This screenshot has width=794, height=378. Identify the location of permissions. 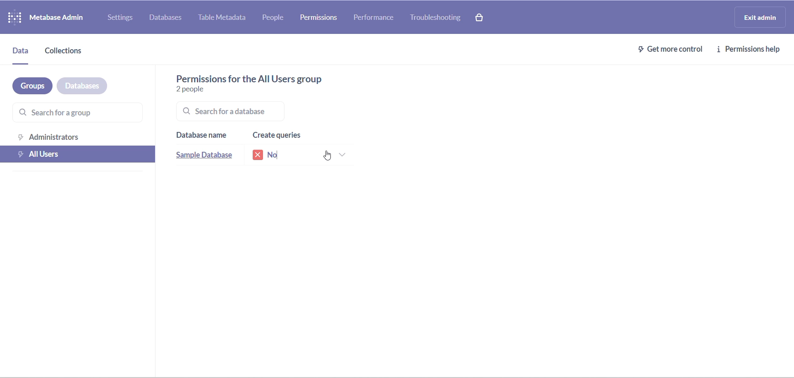
(304, 155).